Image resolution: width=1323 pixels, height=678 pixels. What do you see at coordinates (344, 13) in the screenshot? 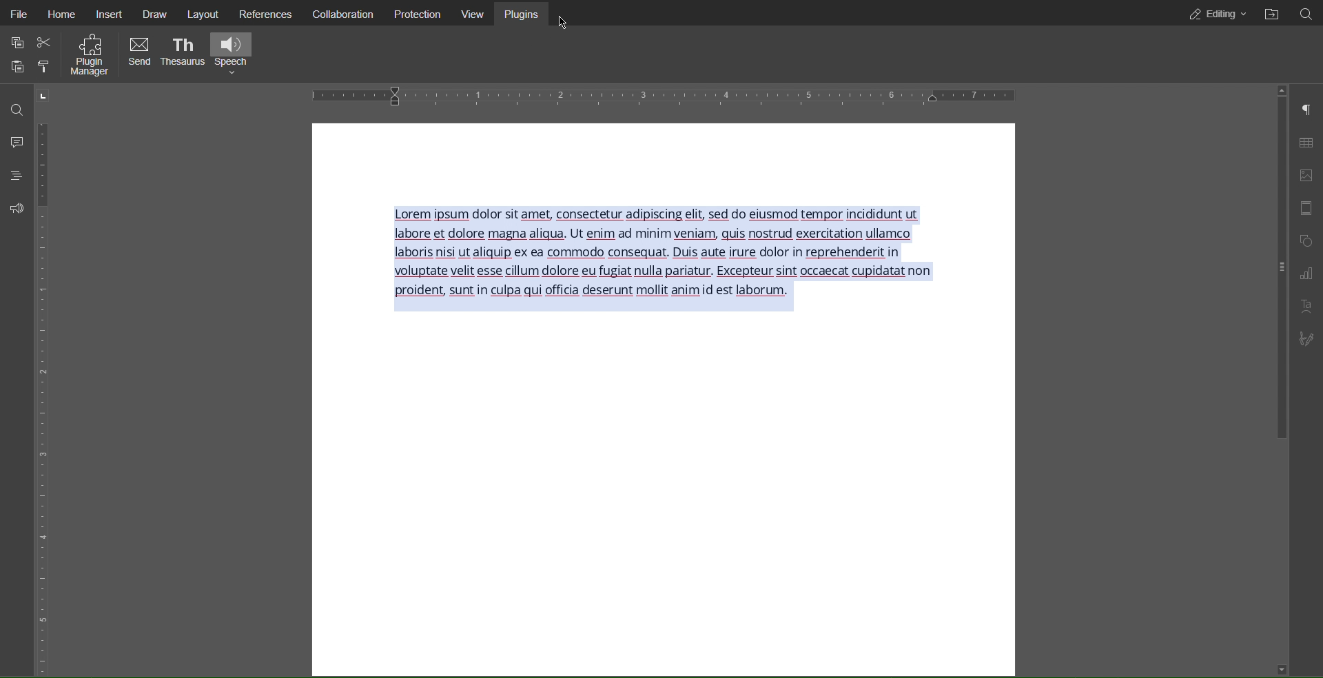
I see `Collaboration` at bounding box center [344, 13].